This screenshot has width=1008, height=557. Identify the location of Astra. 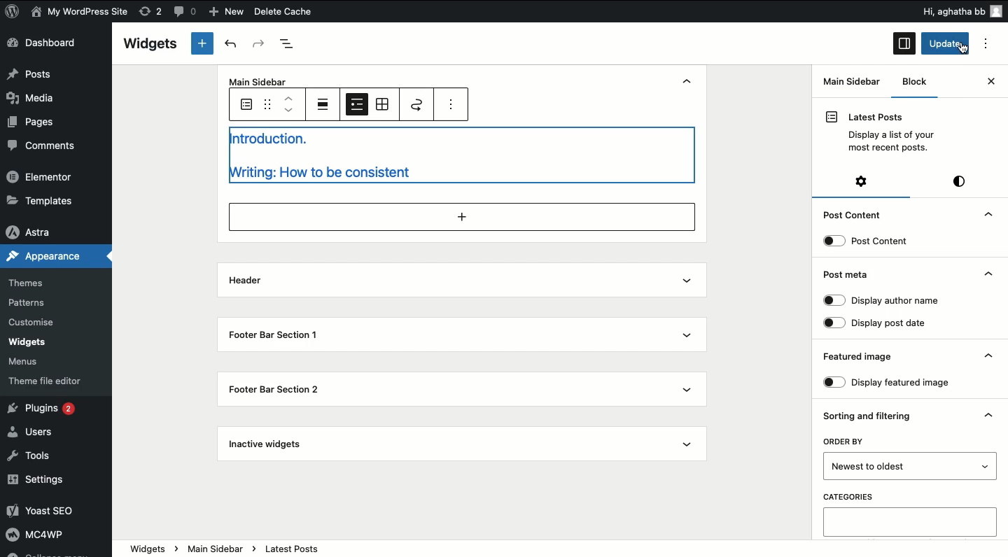
(36, 230).